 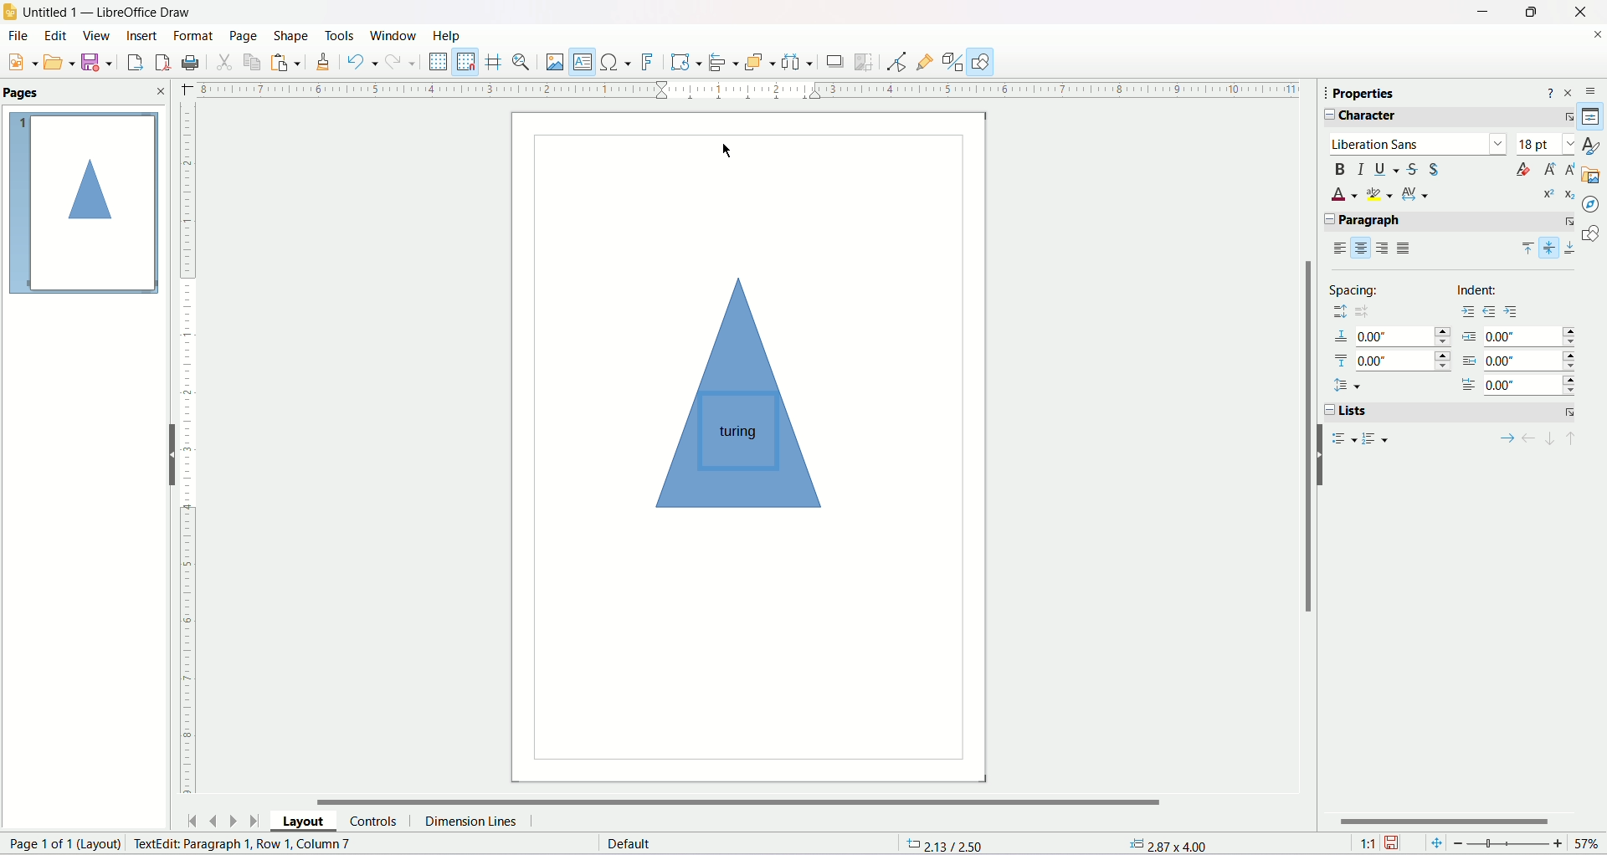 I want to click on Shape, so click(x=291, y=36).